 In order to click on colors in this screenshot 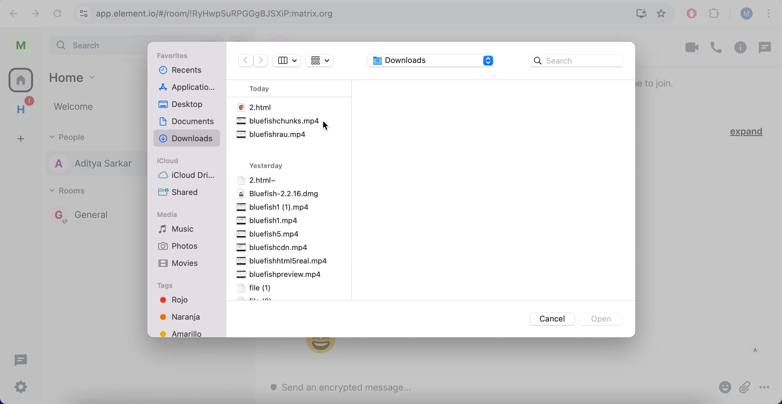, I will do `click(187, 316)`.